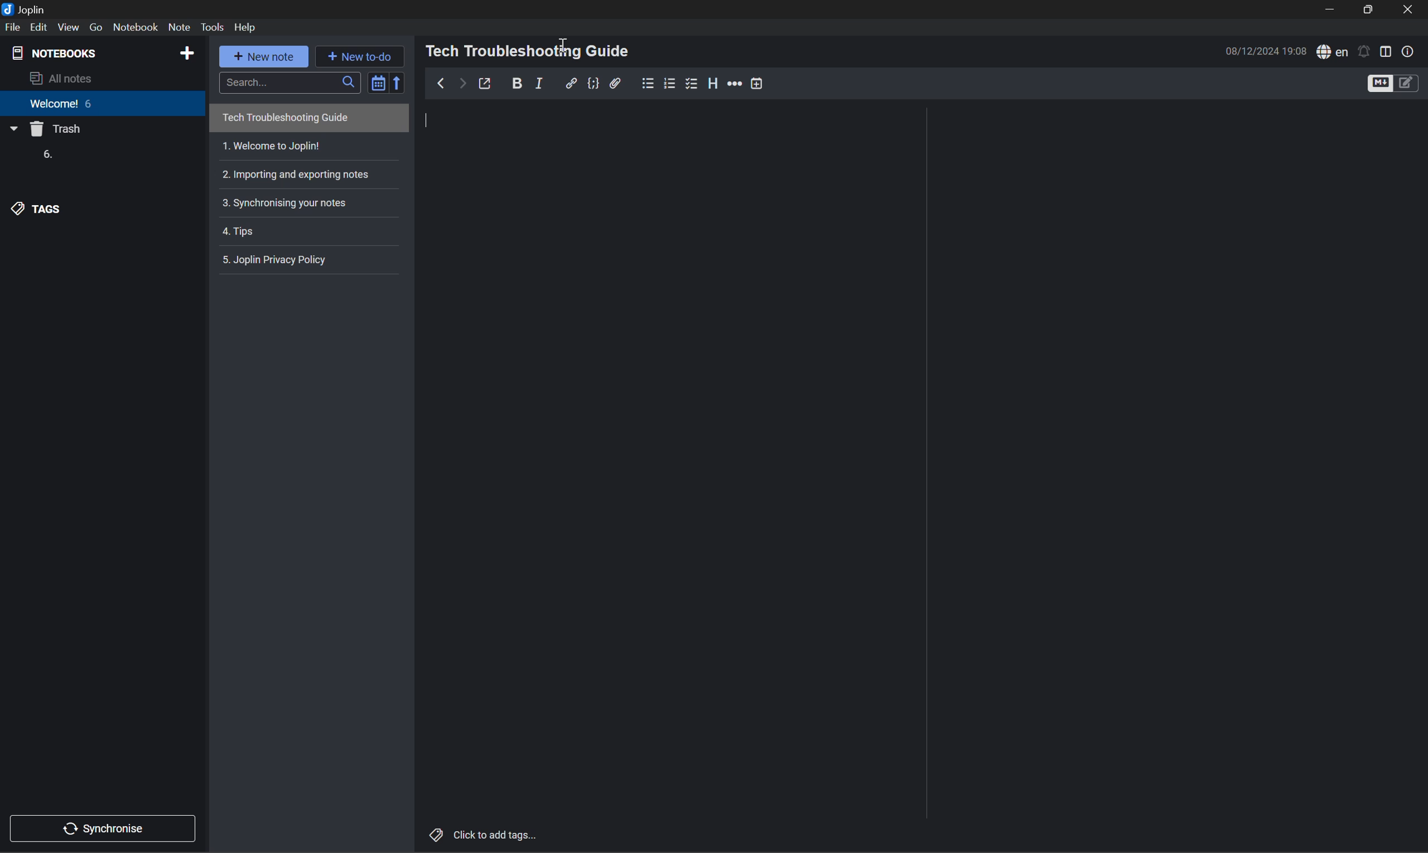  What do you see at coordinates (1370, 10) in the screenshot?
I see `Restore Down` at bounding box center [1370, 10].